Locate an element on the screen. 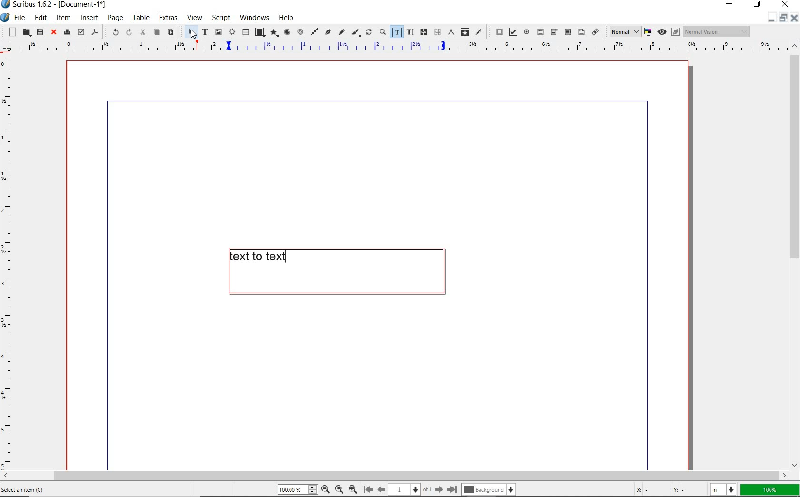  table is located at coordinates (246, 32).